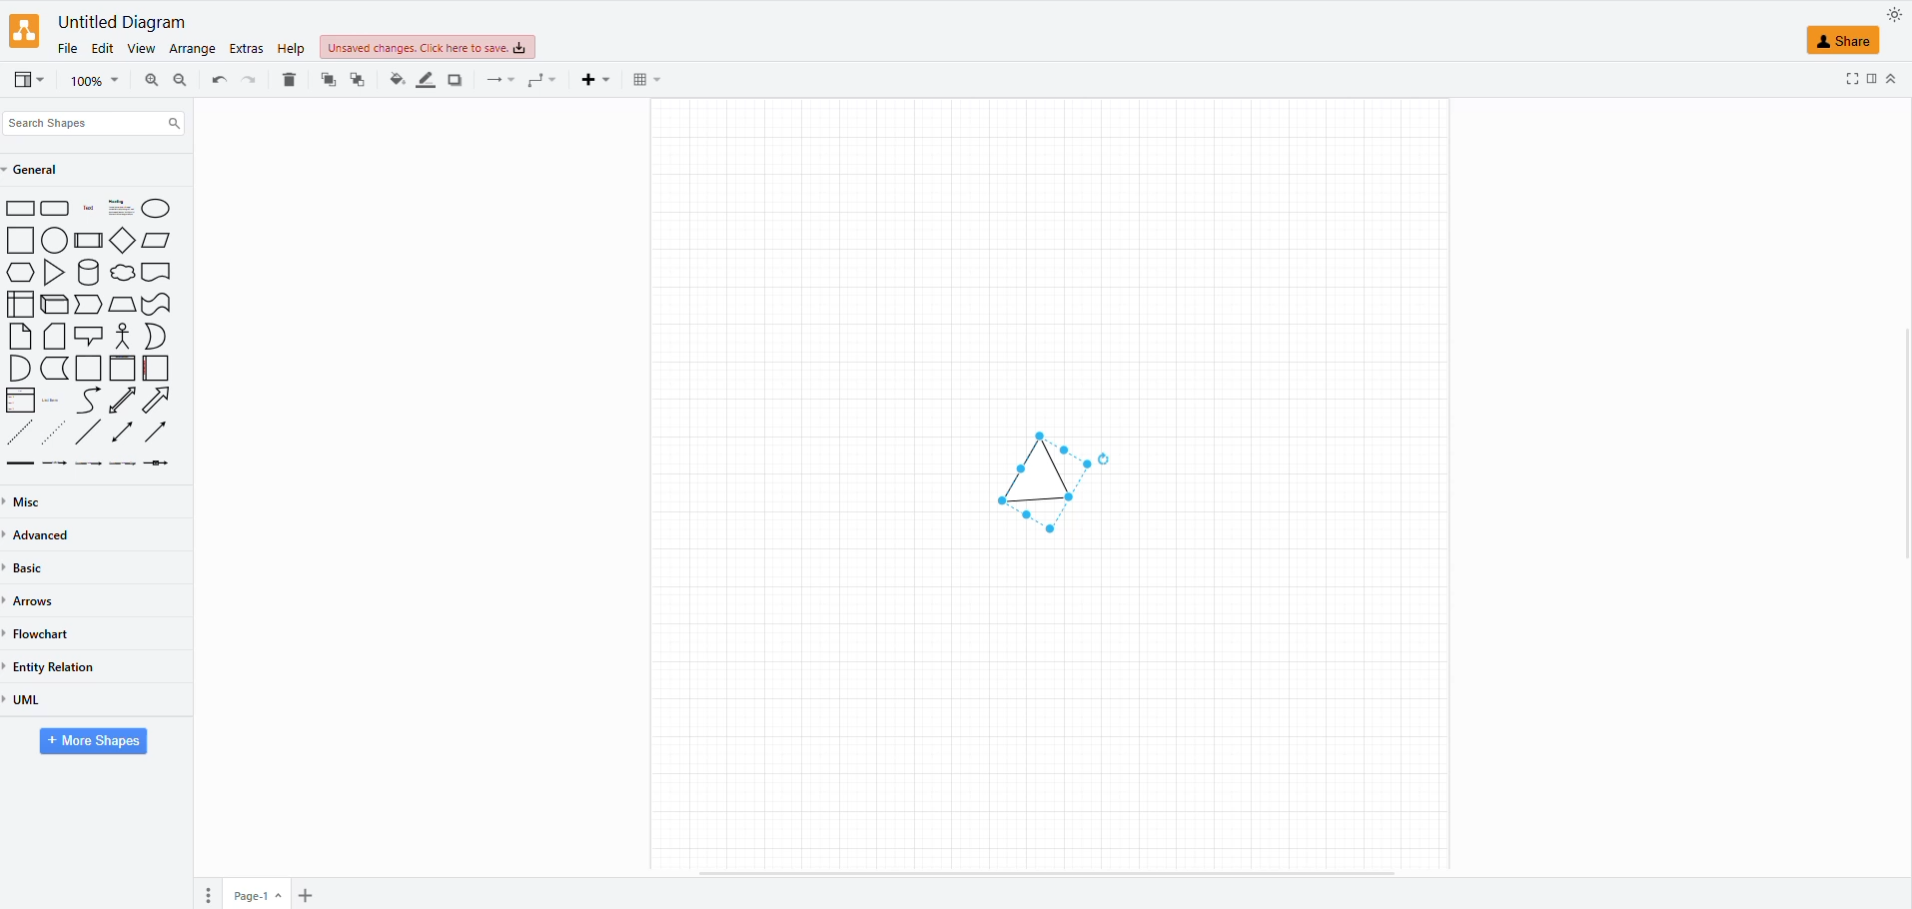  I want to click on Box with borders, so click(90, 240).